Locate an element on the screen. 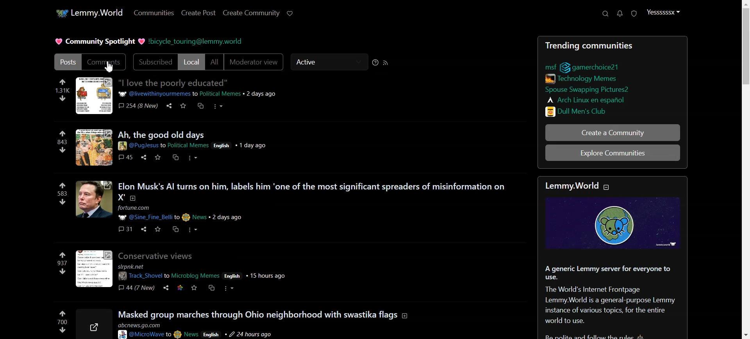  Text is located at coordinates (613, 300).